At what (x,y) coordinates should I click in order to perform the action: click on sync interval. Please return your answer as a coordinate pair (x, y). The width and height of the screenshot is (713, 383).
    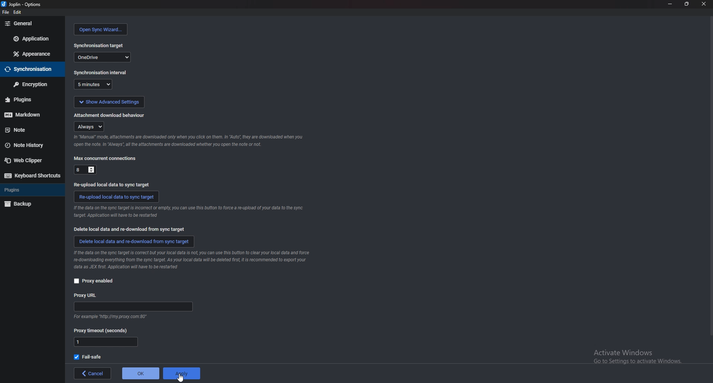
    Looking at the image, I should click on (100, 72).